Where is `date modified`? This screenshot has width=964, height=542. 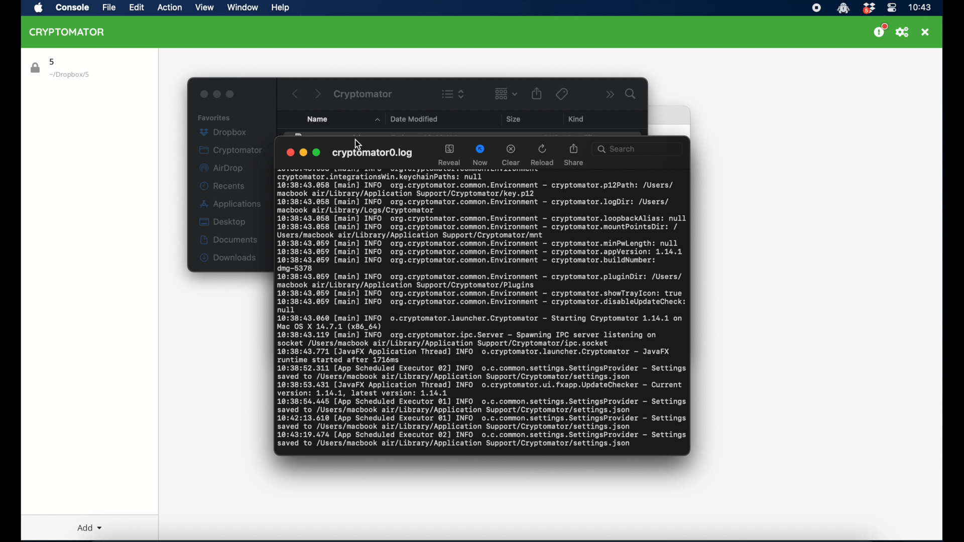
date modified is located at coordinates (415, 119).